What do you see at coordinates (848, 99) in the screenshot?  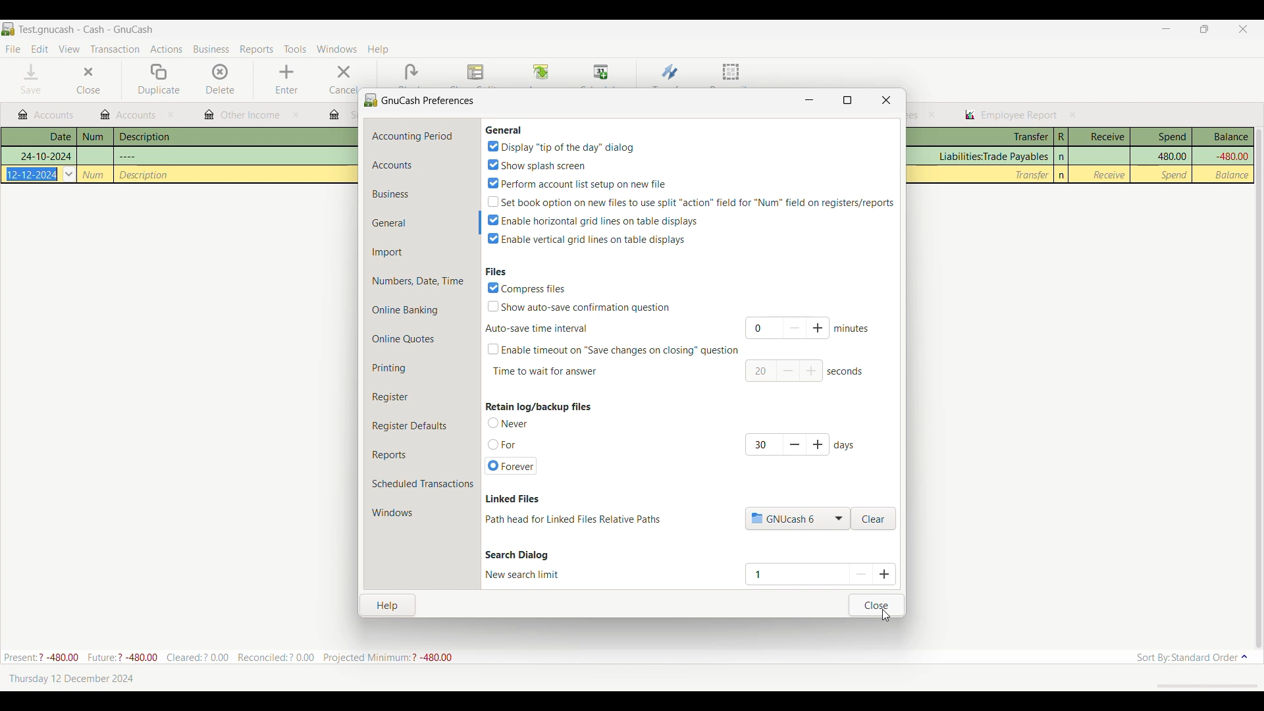 I see `maximize` at bounding box center [848, 99].